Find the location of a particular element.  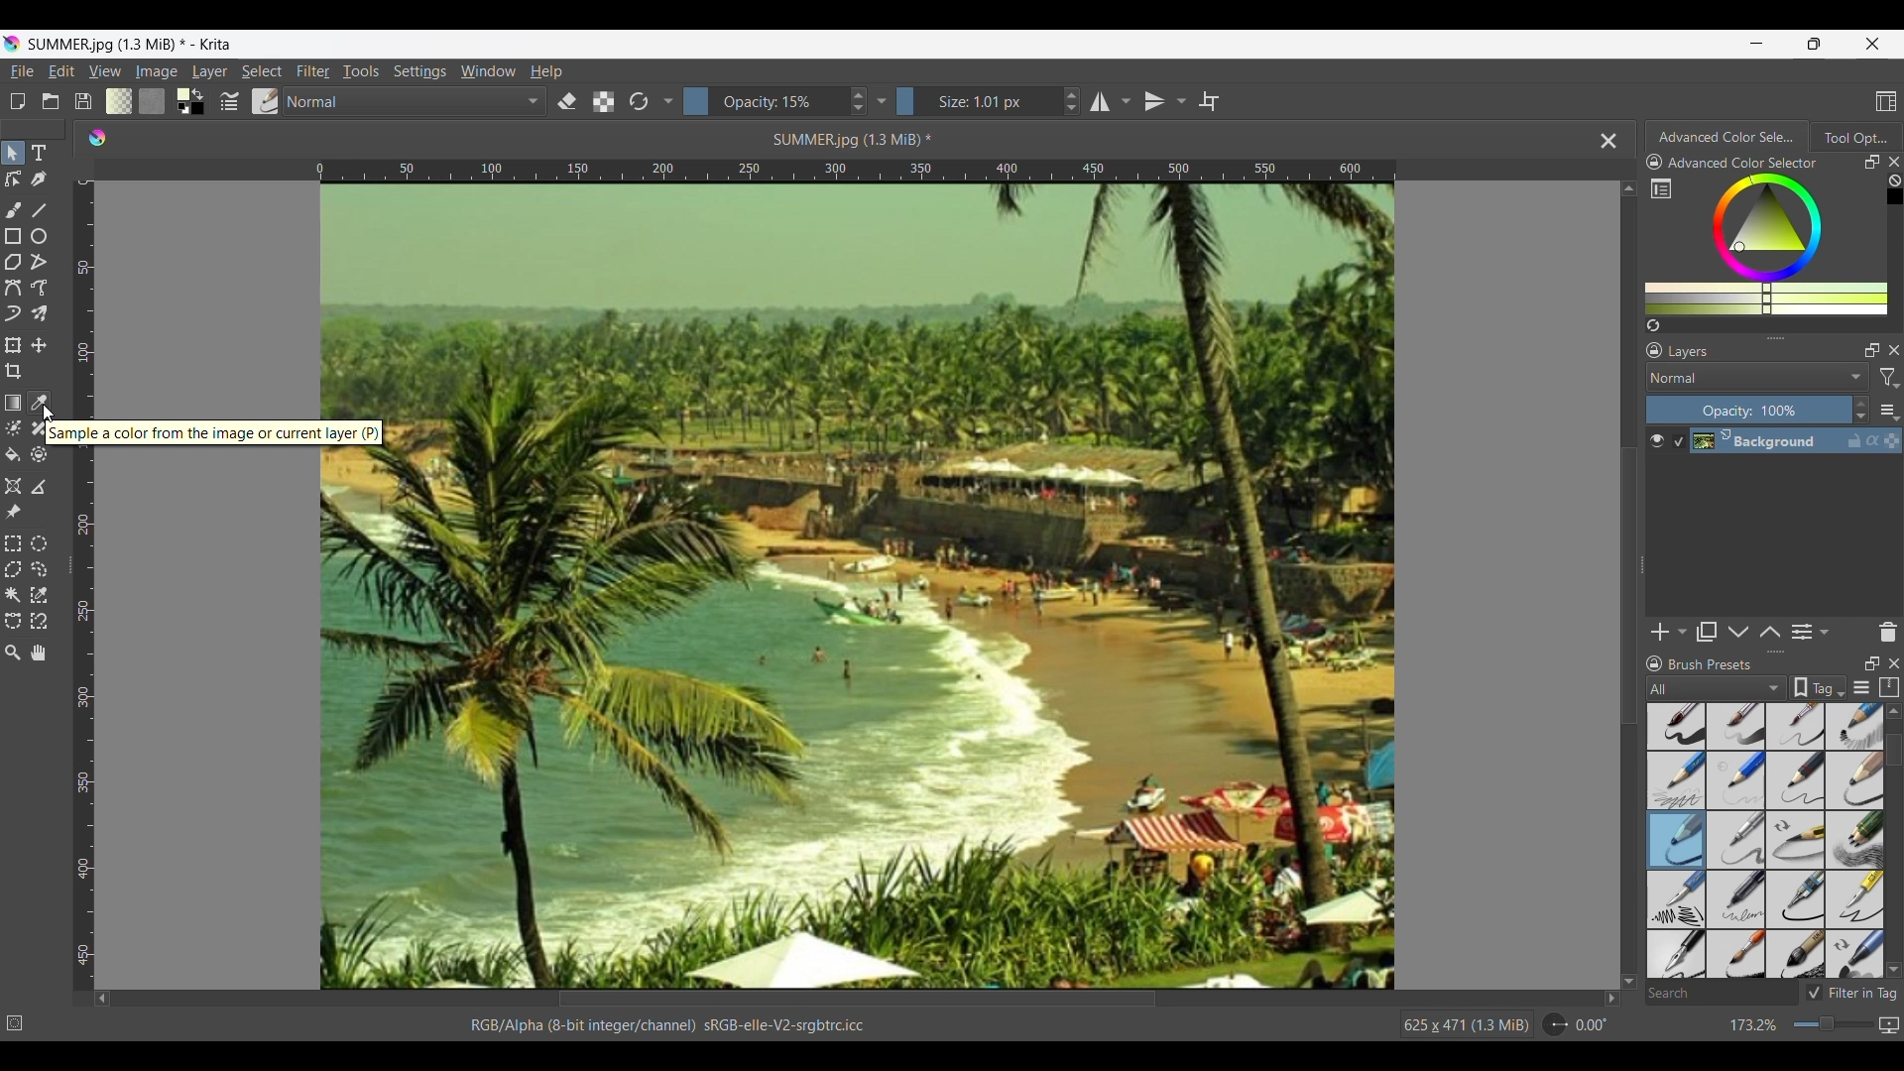

Vertical mirror tool is located at coordinates (1153, 101).